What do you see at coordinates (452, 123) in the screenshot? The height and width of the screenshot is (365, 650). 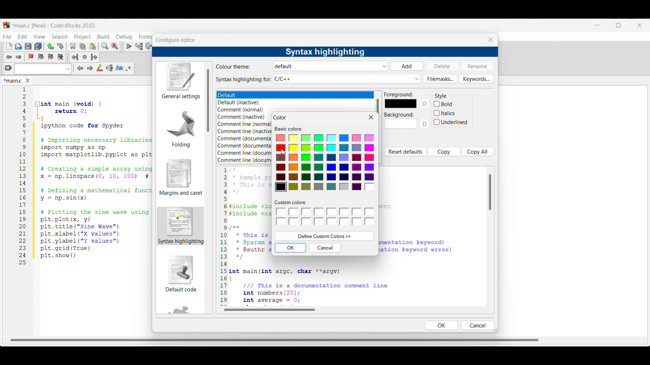 I see `Underlined` at bounding box center [452, 123].